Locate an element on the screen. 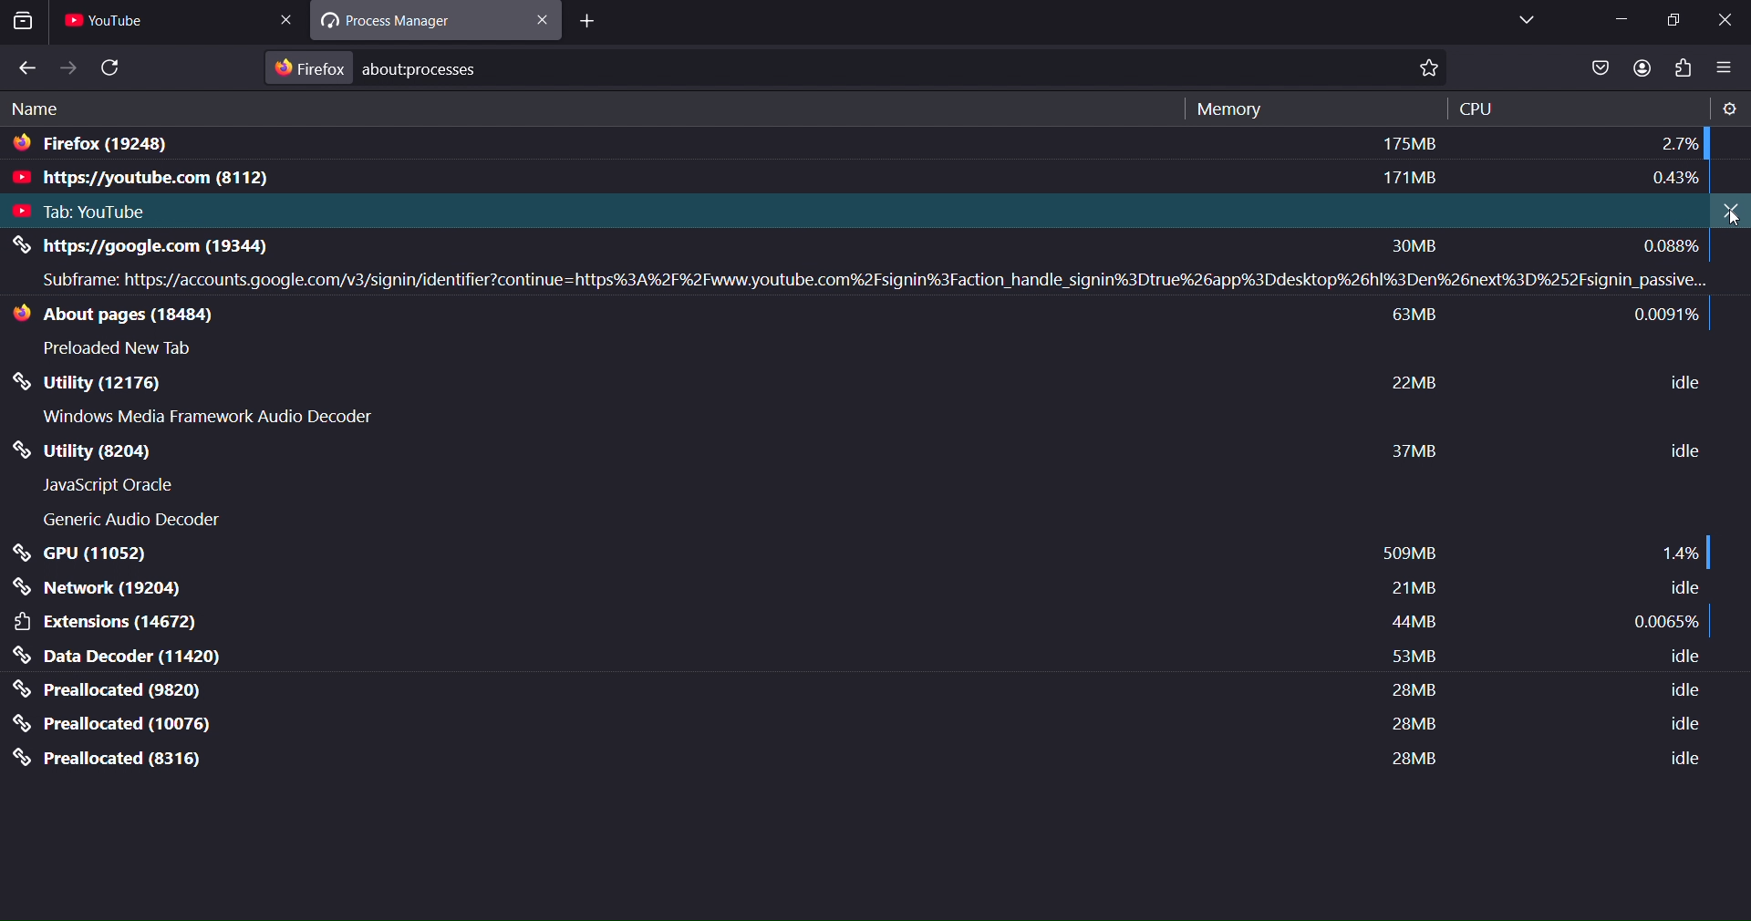 The height and width of the screenshot is (921, 1751). memory is located at coordinates (1226, 109).